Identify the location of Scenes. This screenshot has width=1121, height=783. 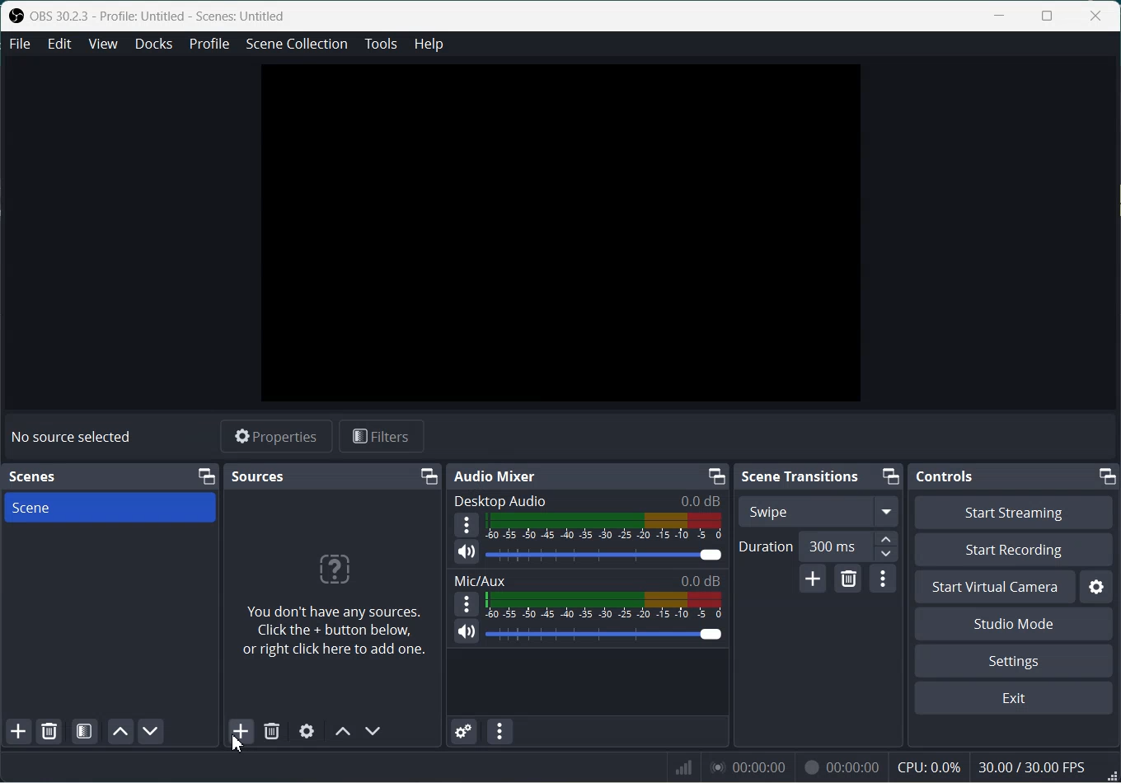
(40, 477).